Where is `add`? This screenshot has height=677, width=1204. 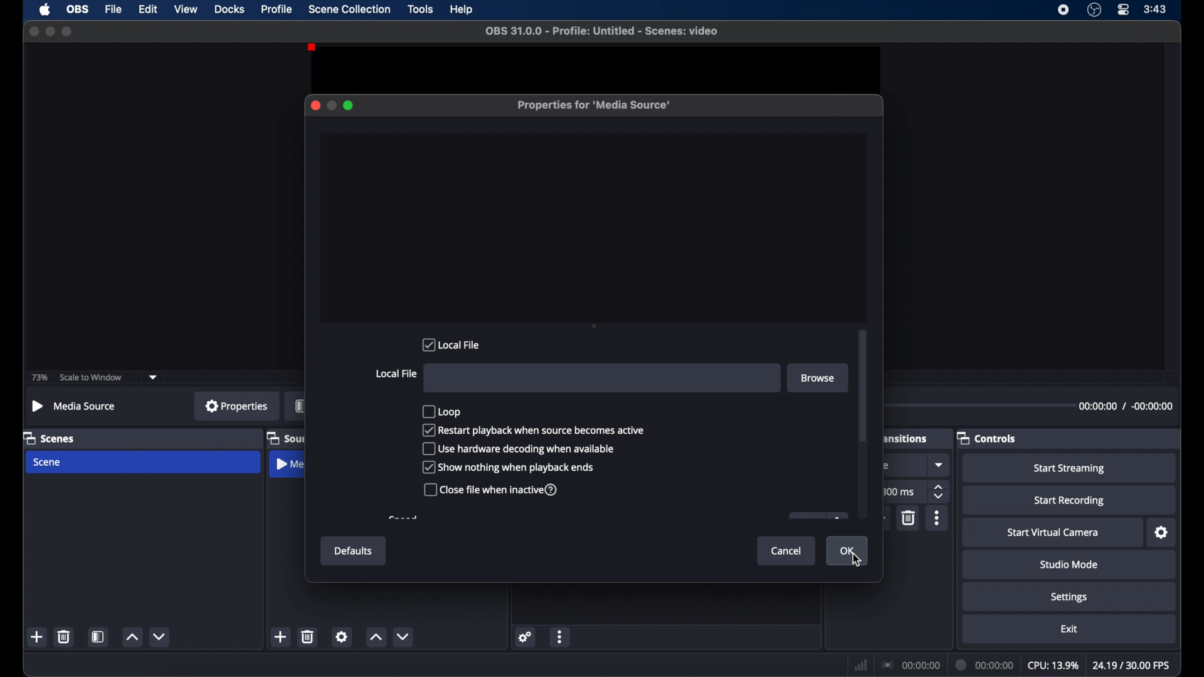
add is located at coordinates (38, 636).